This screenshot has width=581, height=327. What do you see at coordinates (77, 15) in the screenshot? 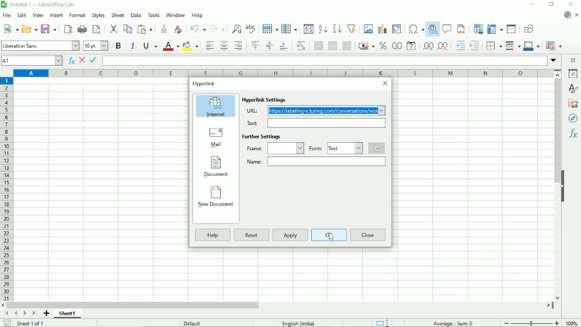
I see `Format` at bounding box center [77, 15].